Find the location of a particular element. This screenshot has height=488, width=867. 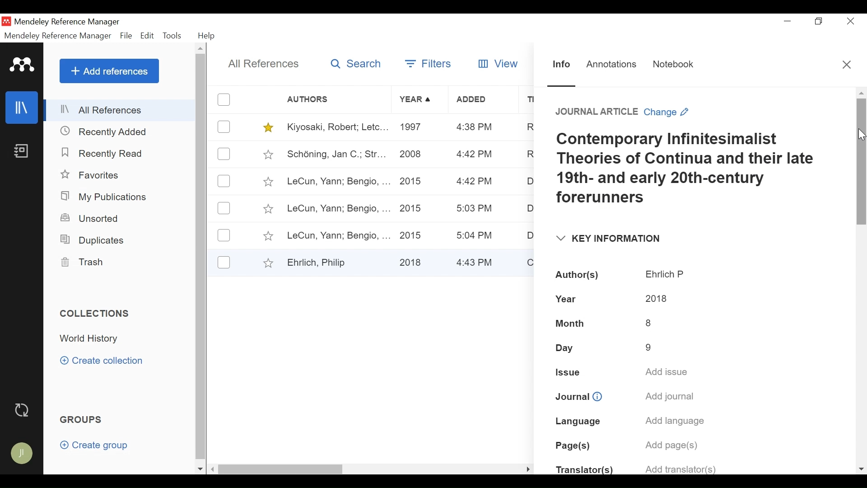

(un)select favorite is located at coordinates (267, 237).